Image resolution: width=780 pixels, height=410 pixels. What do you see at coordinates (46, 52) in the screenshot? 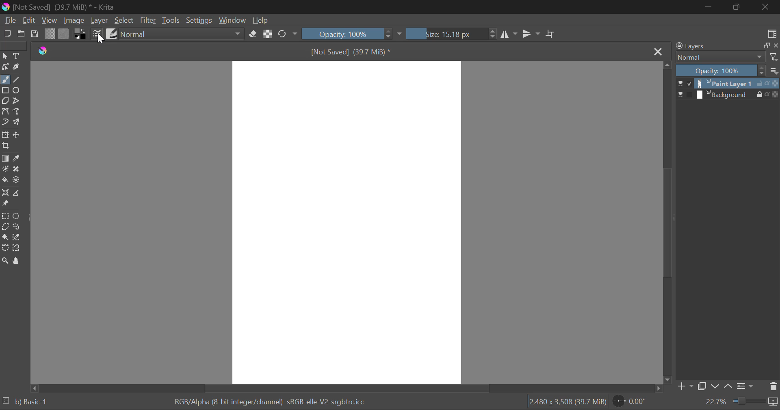
I see `logo` at bounding box center [46, 52].